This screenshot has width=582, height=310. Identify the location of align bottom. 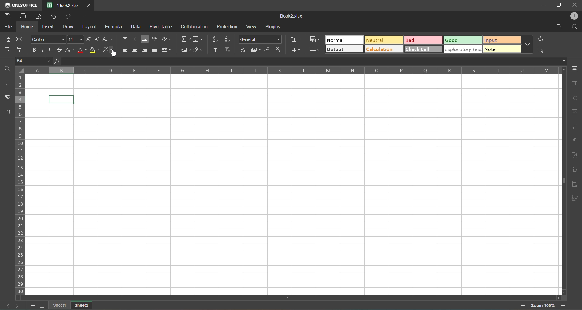
(145, 39).